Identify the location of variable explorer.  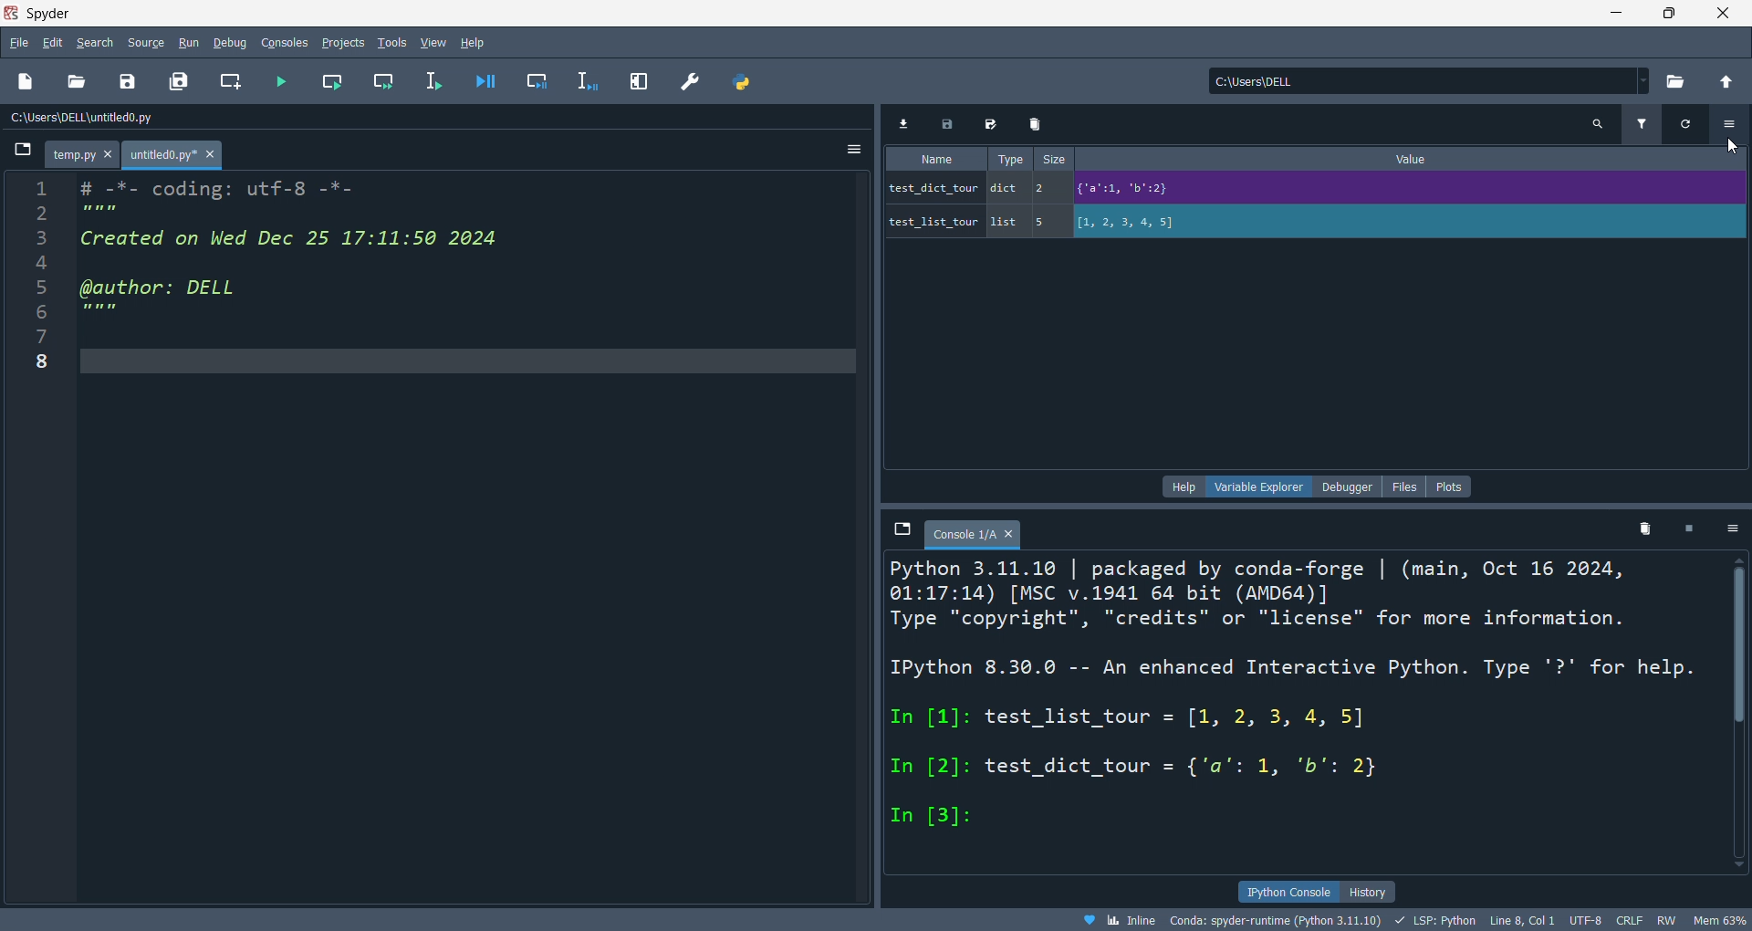
(1261, 487).